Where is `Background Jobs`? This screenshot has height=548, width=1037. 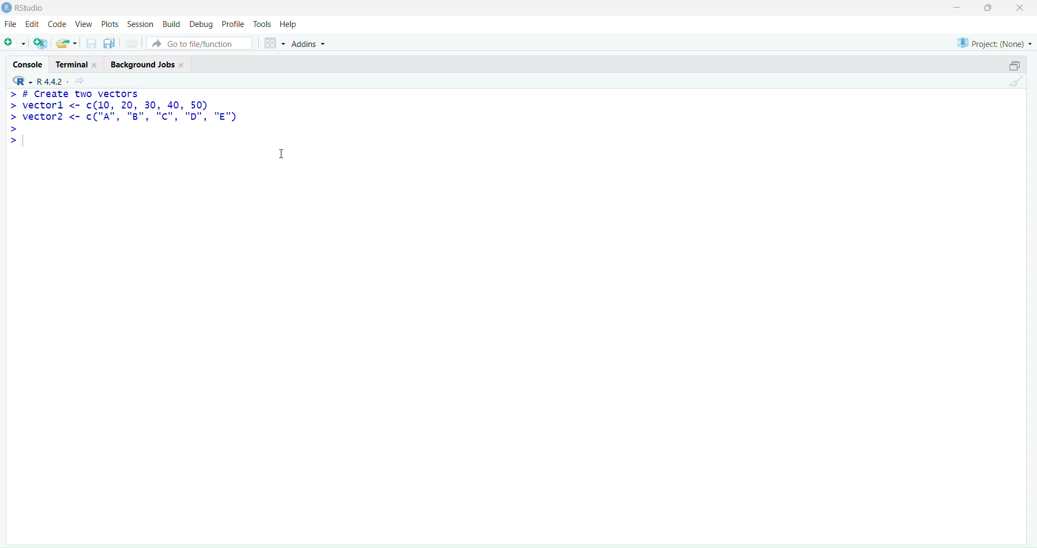 Background Jobs is located at coordinates (147, 64).